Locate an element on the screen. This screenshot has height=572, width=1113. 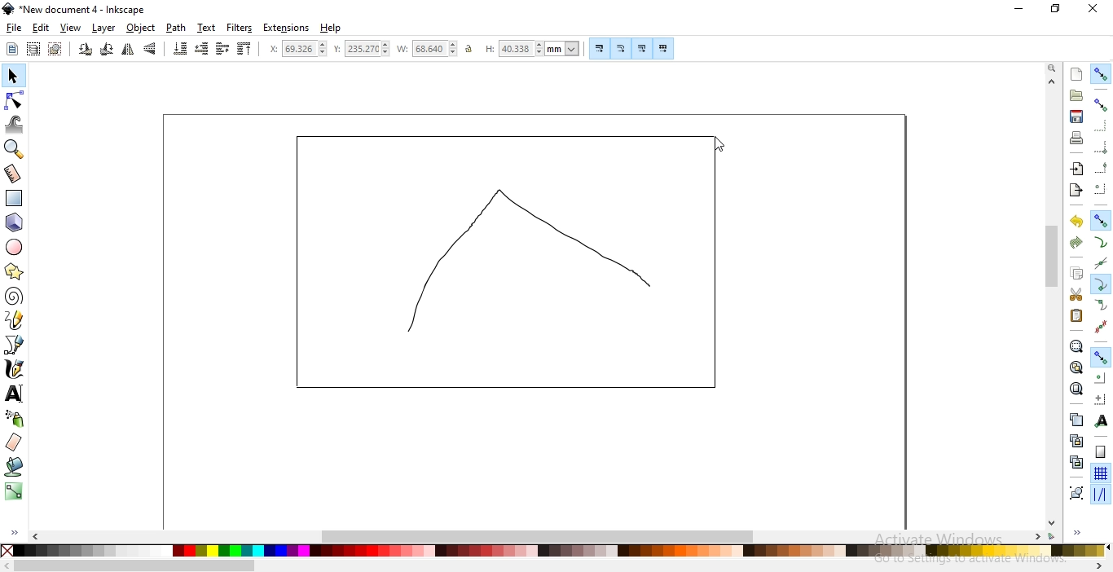
snap bounding boxes is located at coordinates (1101, 103).